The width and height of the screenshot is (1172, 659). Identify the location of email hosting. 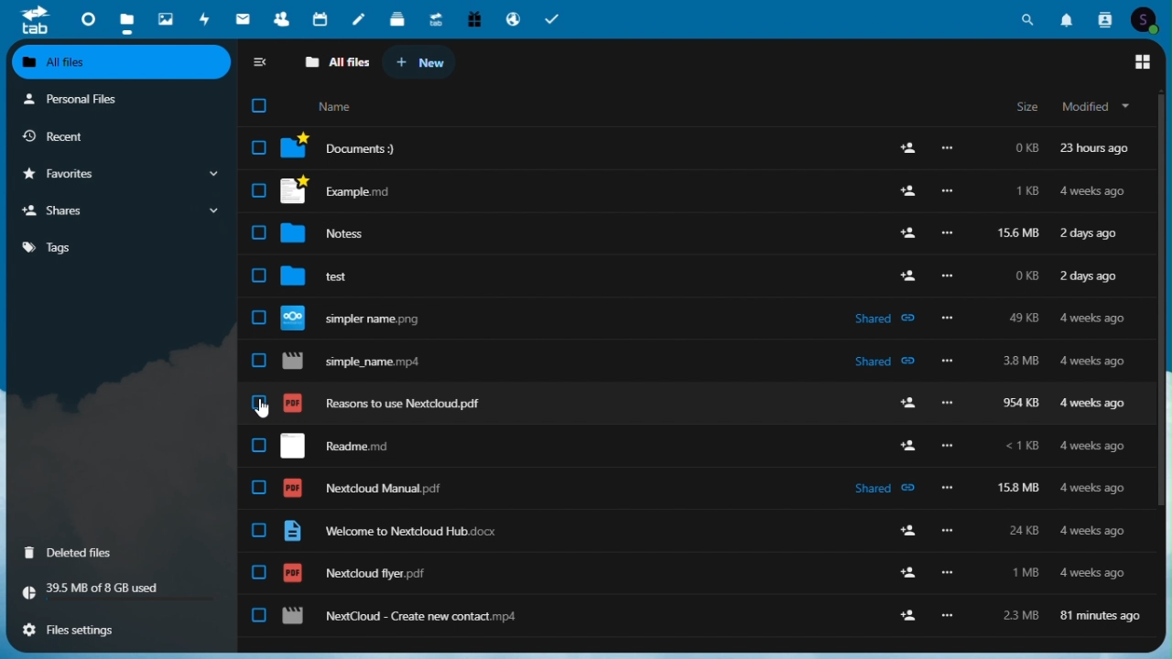
(515, 19).